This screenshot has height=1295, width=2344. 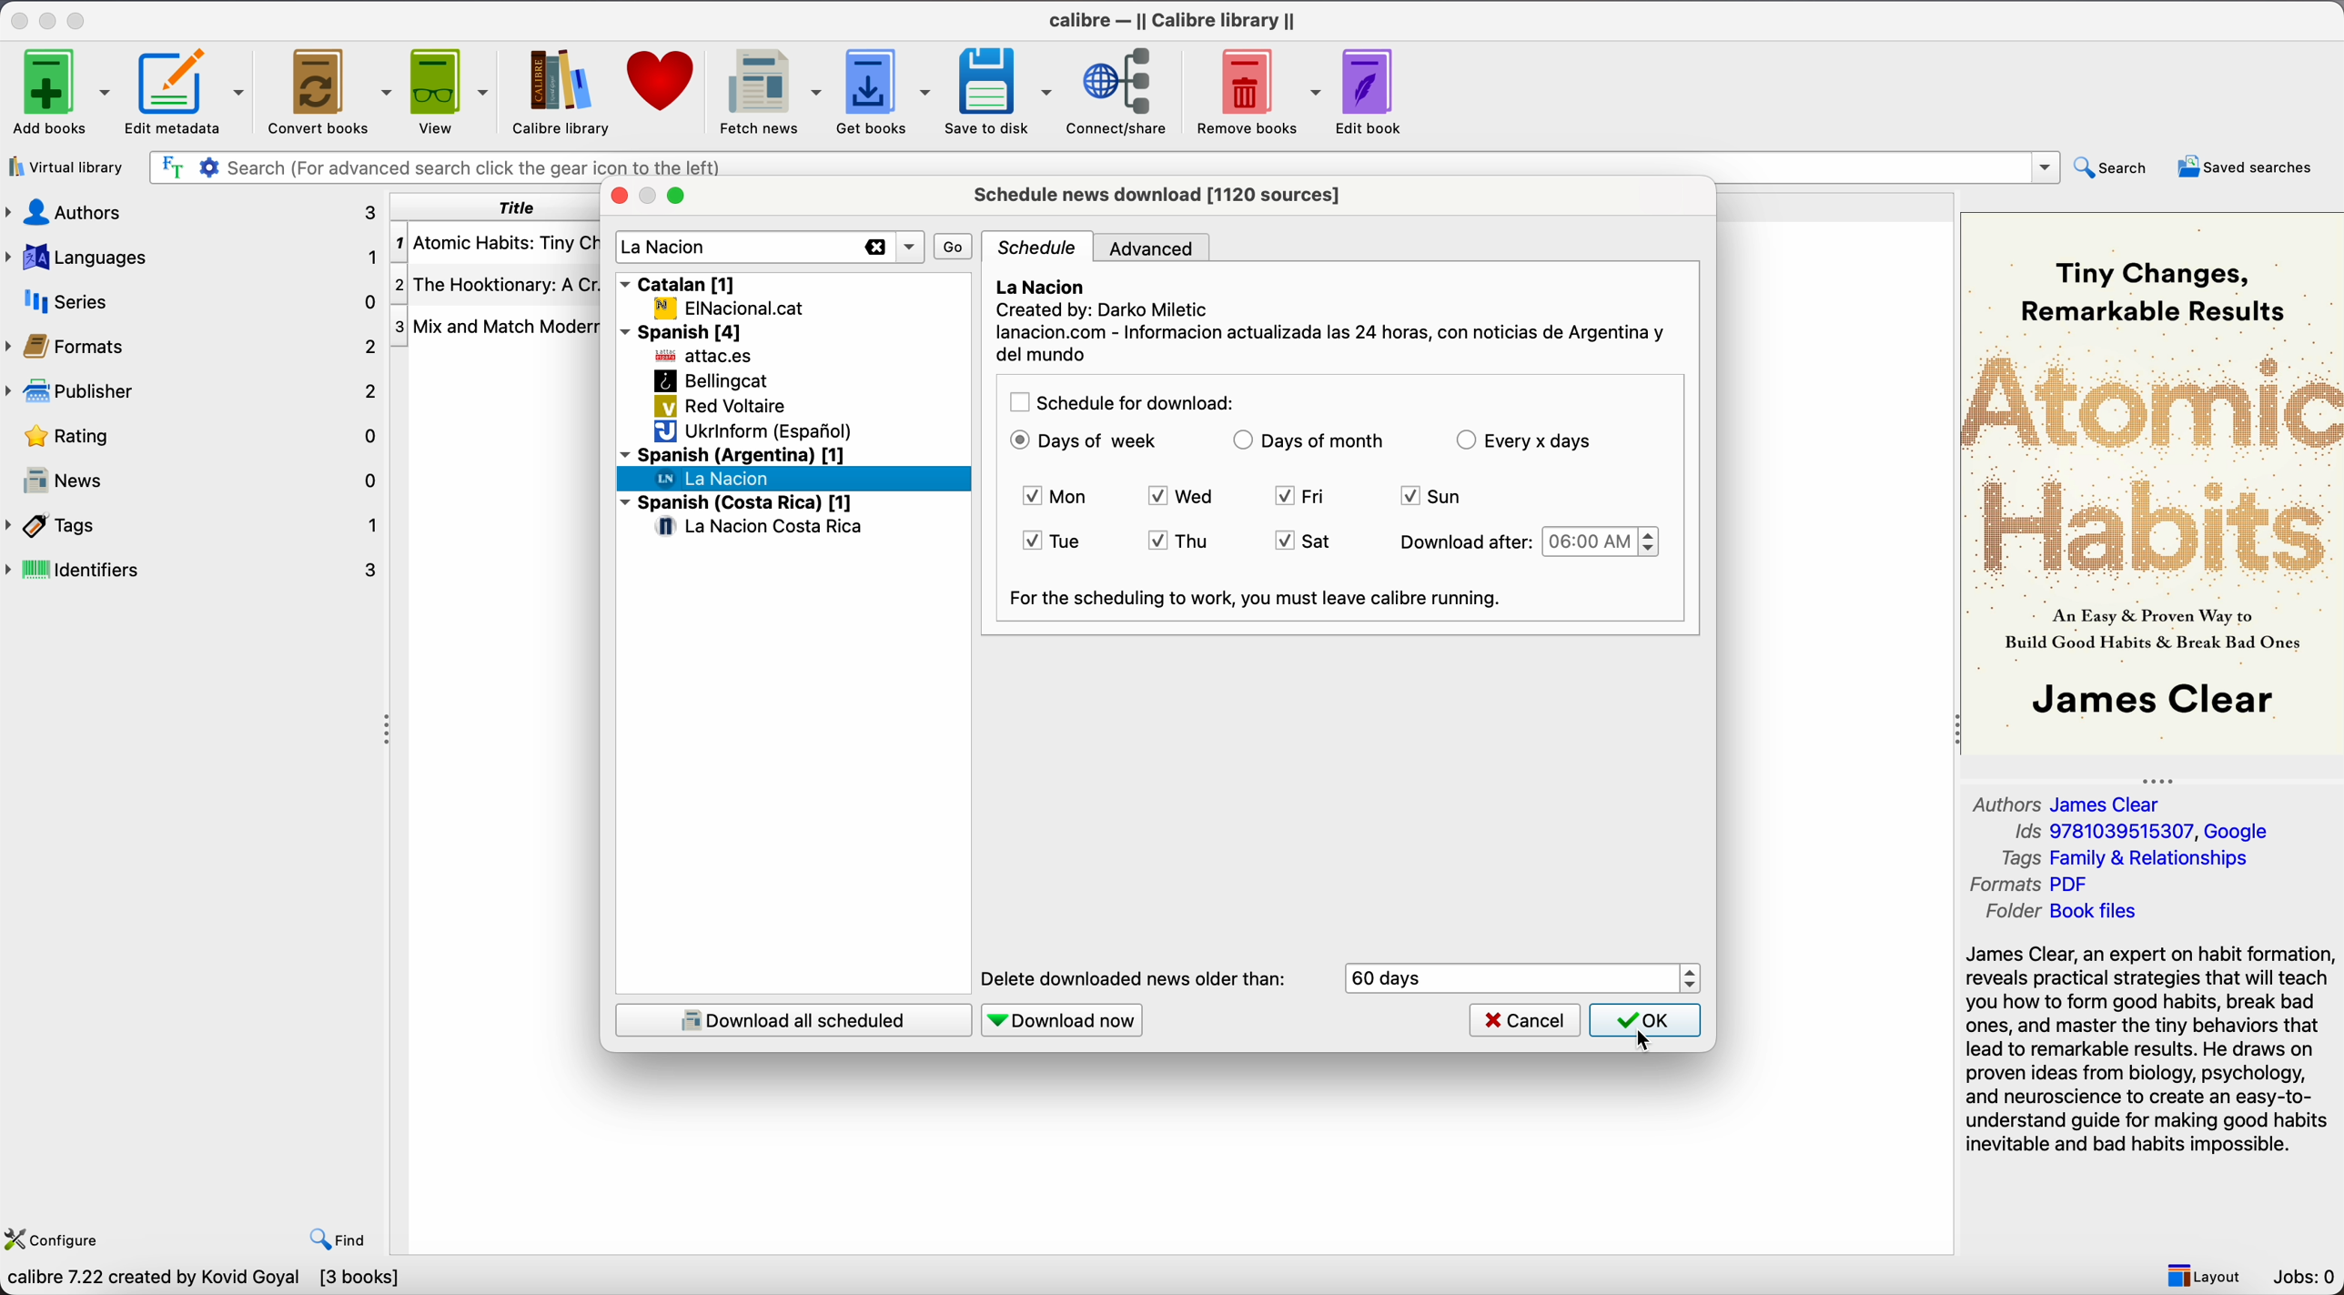 What do you see at coordinates (1177, 19) in the screenshot?
I see `Calibre - || Calibre library ||` at bounding box center [1177, 19].